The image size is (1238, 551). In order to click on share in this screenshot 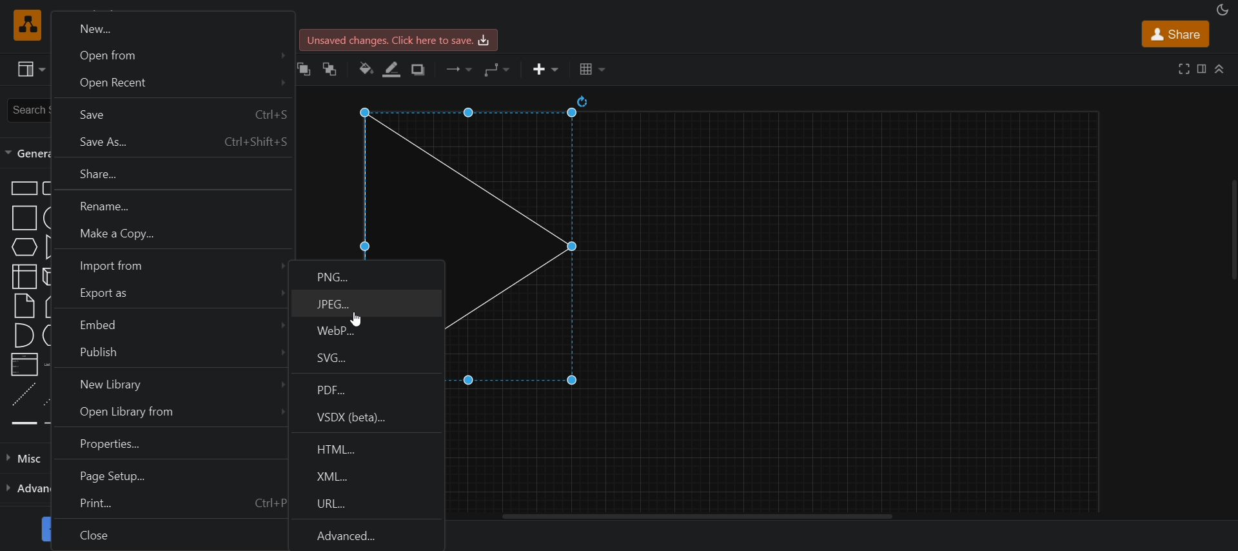, I will do `click(171, 175)`.